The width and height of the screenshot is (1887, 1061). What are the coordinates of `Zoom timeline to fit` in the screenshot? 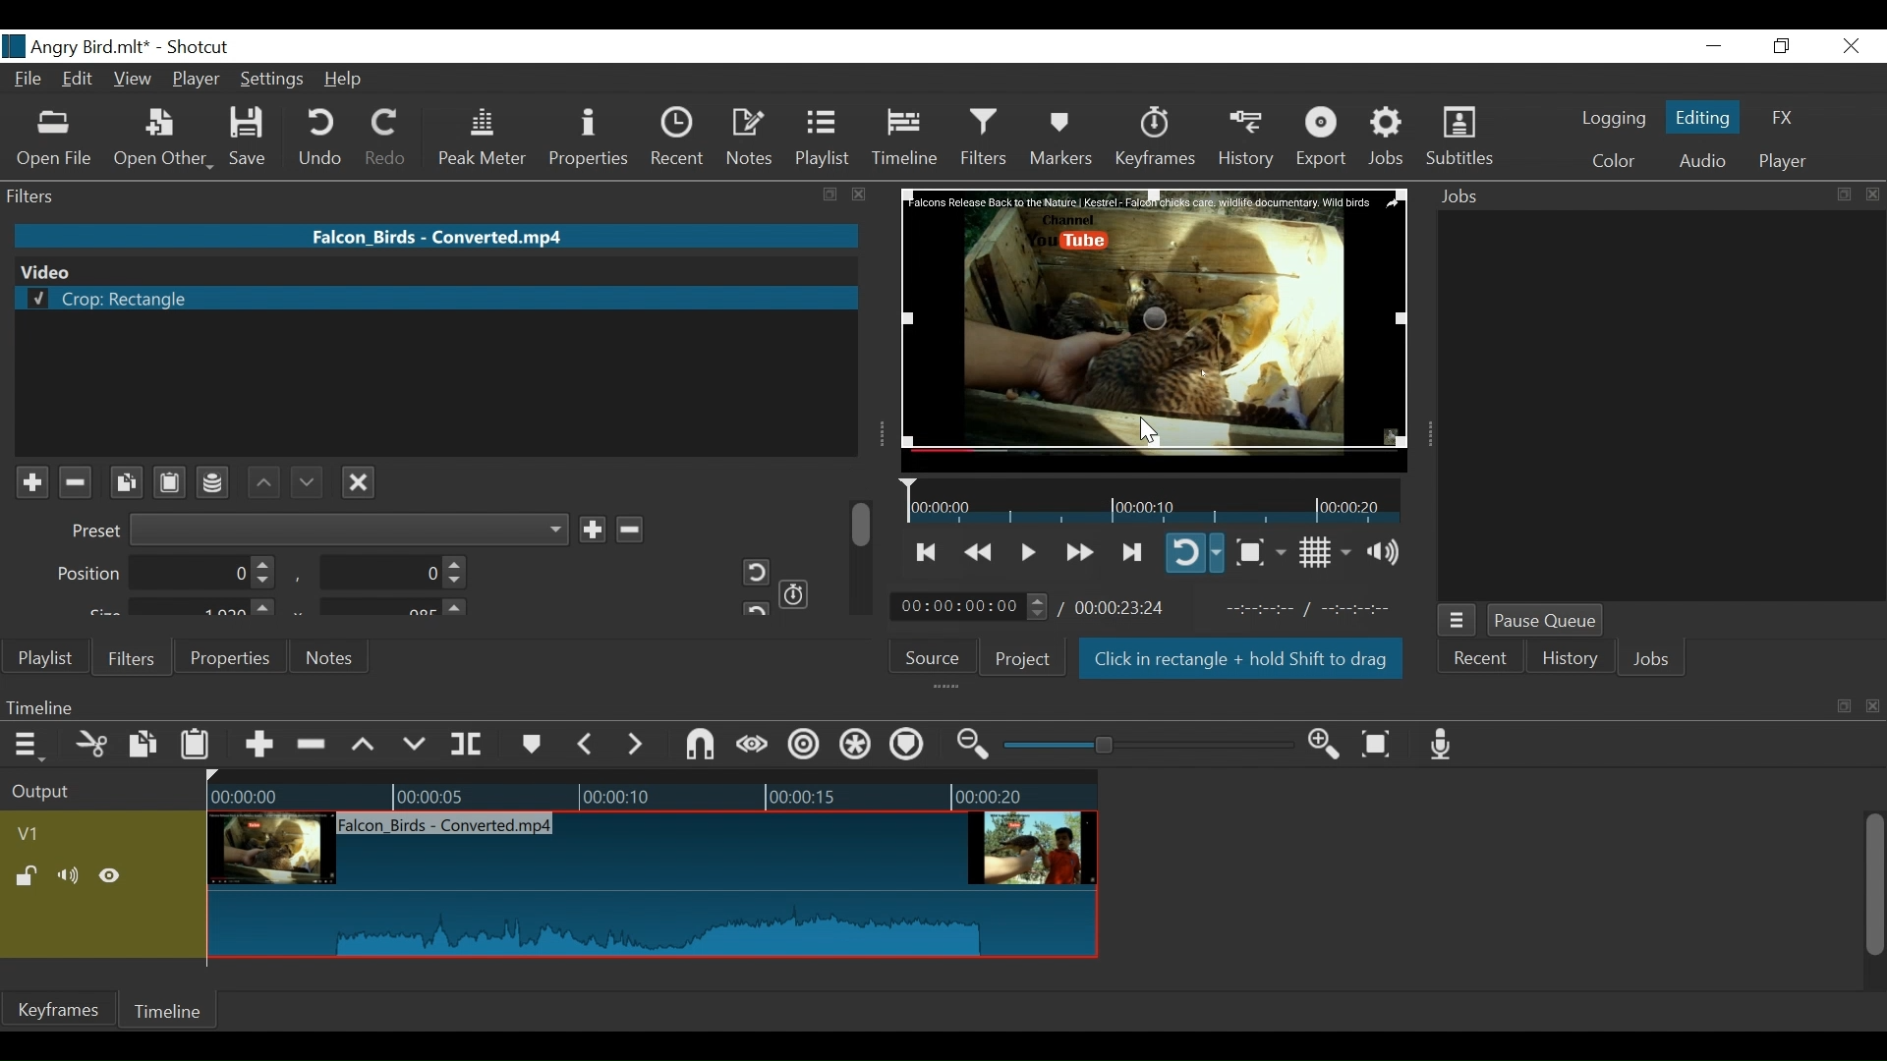 It's located at (1384, 743).